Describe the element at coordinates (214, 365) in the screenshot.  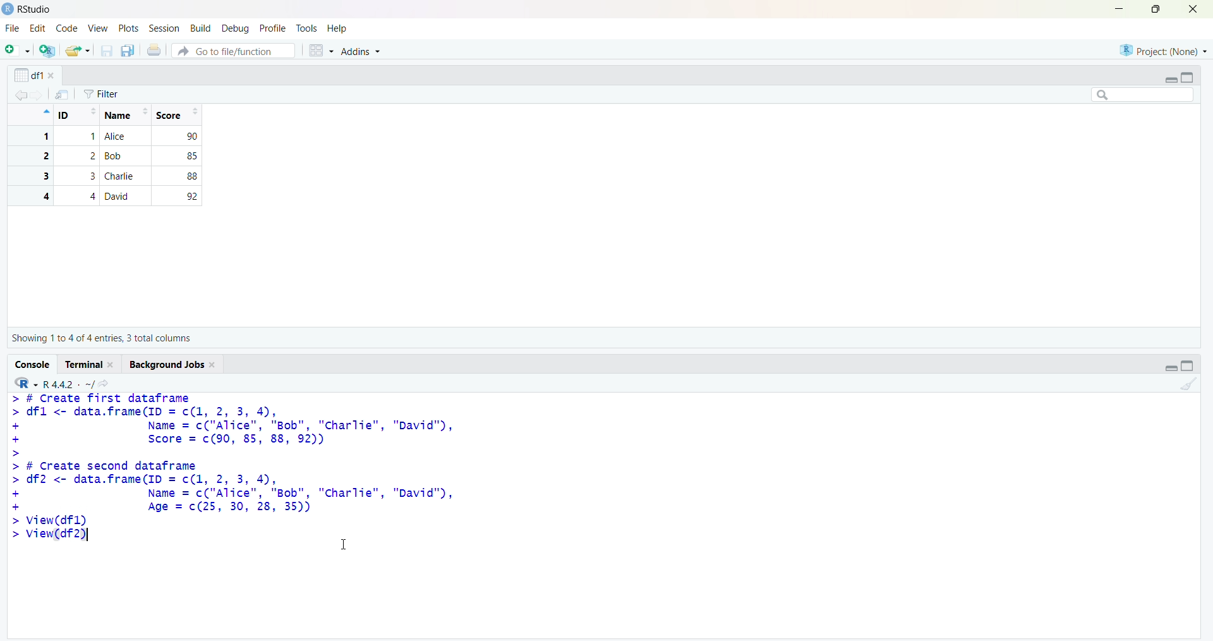
I see `close` at that location.